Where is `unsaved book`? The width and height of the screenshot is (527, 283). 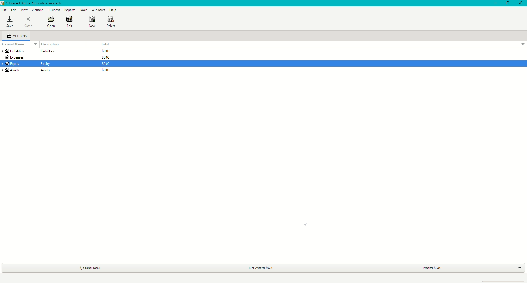
unsaved book is located at coordinates (34, 3).